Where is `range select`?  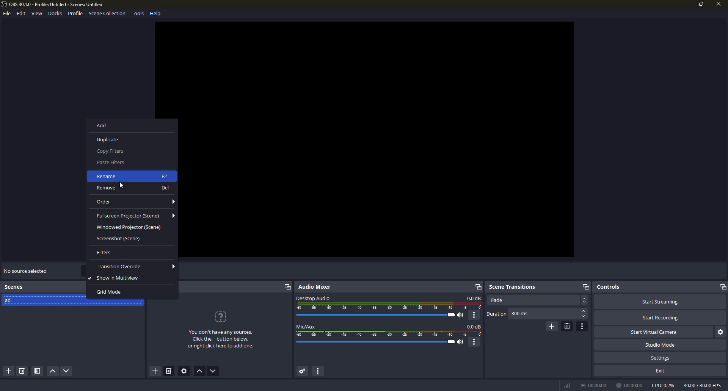
range select is located at coordinates (389, 334).